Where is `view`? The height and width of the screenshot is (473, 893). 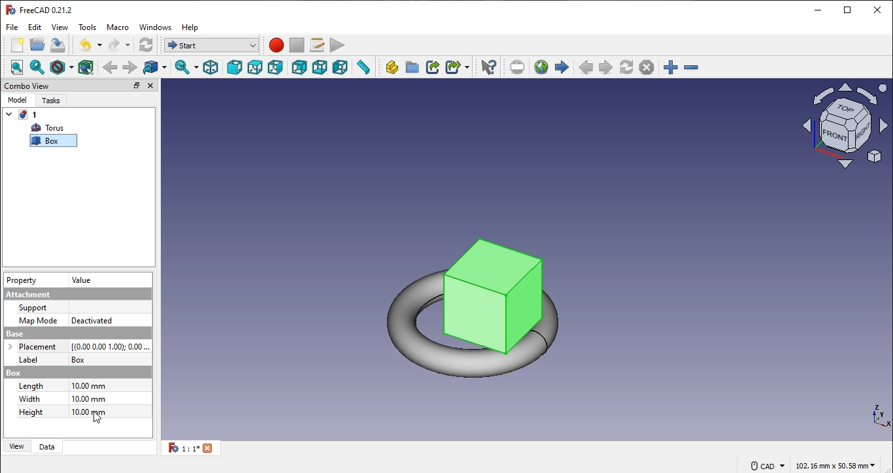 view is located at coordinates (60, 27).